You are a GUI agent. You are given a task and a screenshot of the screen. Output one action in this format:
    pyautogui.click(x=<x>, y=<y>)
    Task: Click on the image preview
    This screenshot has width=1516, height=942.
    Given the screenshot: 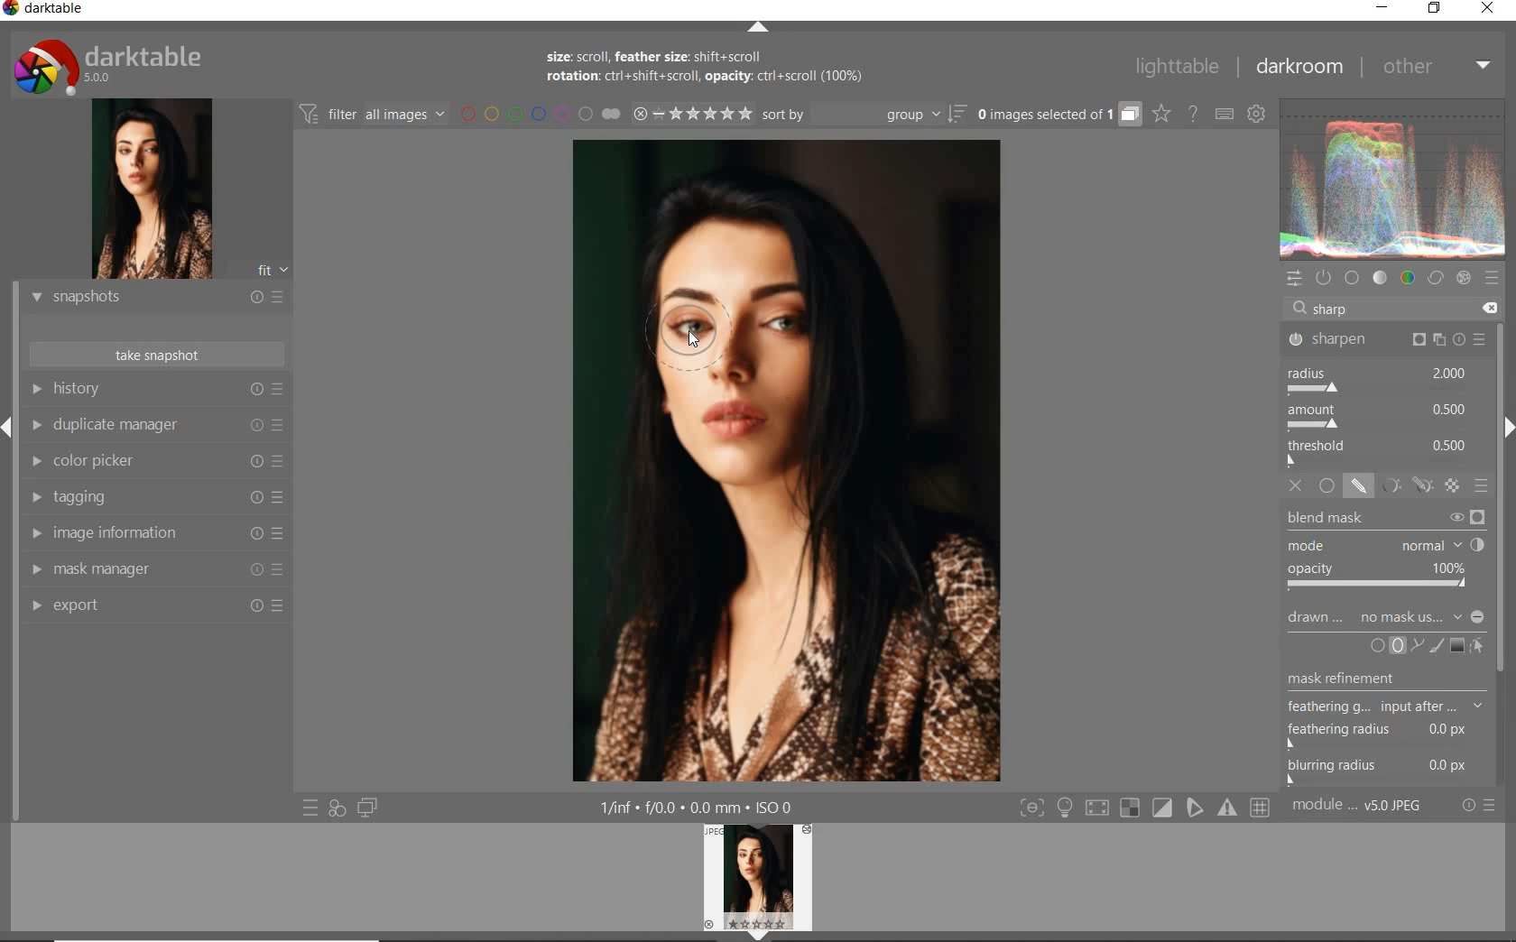 What is the action you would take?
    pyautogui.click(x=153, y=189)
    